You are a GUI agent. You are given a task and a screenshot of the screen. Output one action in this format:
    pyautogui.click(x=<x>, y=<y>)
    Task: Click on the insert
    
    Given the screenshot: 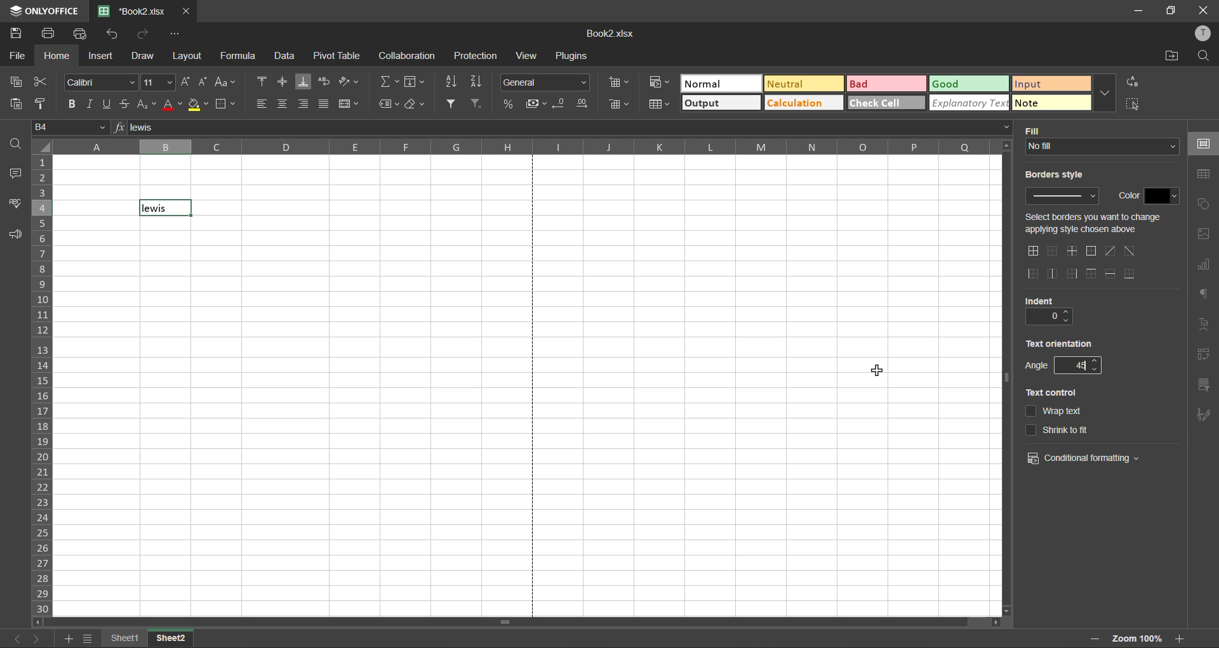 What is the action you would take?
    pyautogui.click(x=103, y=55)
    